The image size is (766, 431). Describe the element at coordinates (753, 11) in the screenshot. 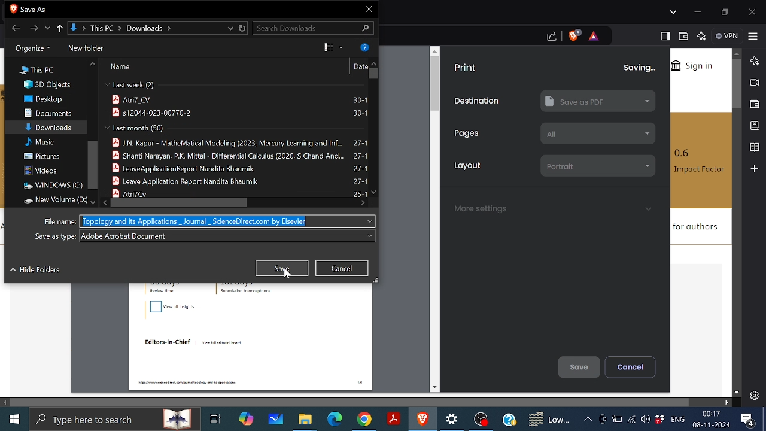

I see `Close` at that location.